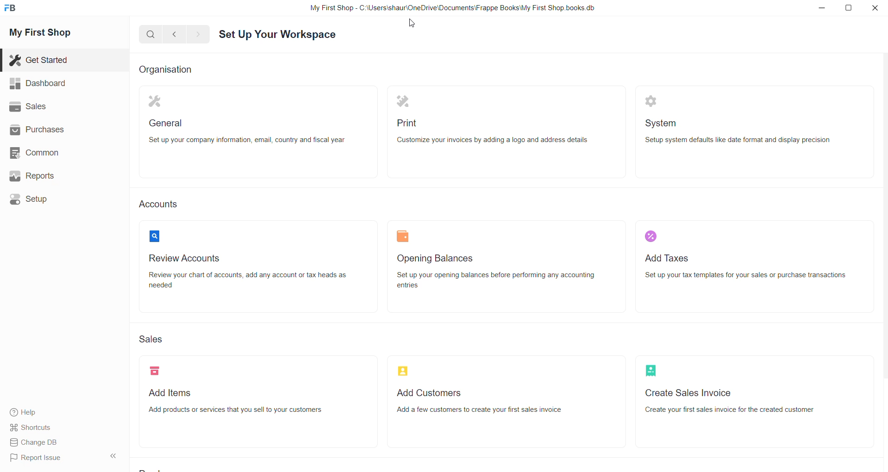  What do you see at coordinates (47, 34) in the screenshot?
I see `My First Shop ` at bounding box center [47, 34].